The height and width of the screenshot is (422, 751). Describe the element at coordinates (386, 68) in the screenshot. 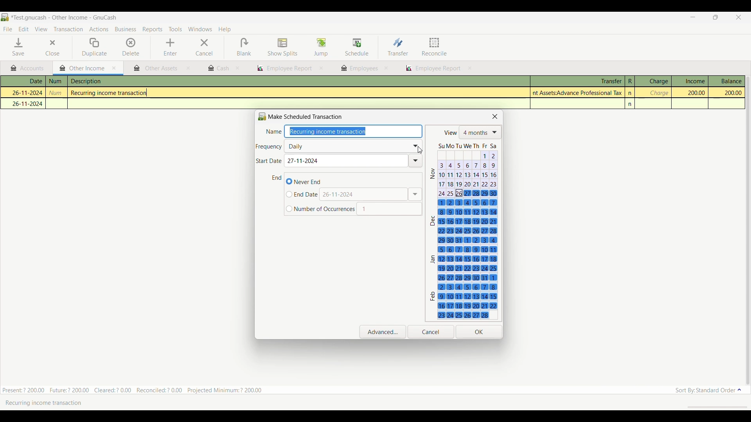

I see `close` at that location.